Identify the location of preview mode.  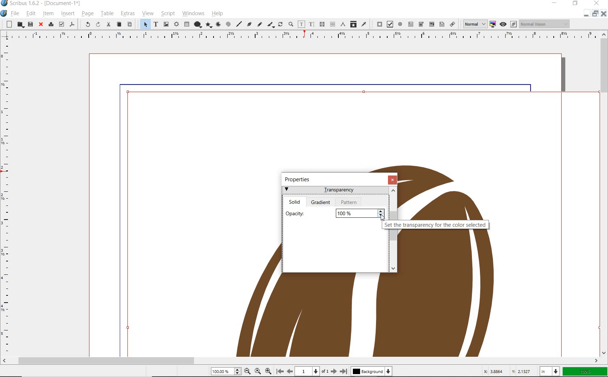
(508, 24).